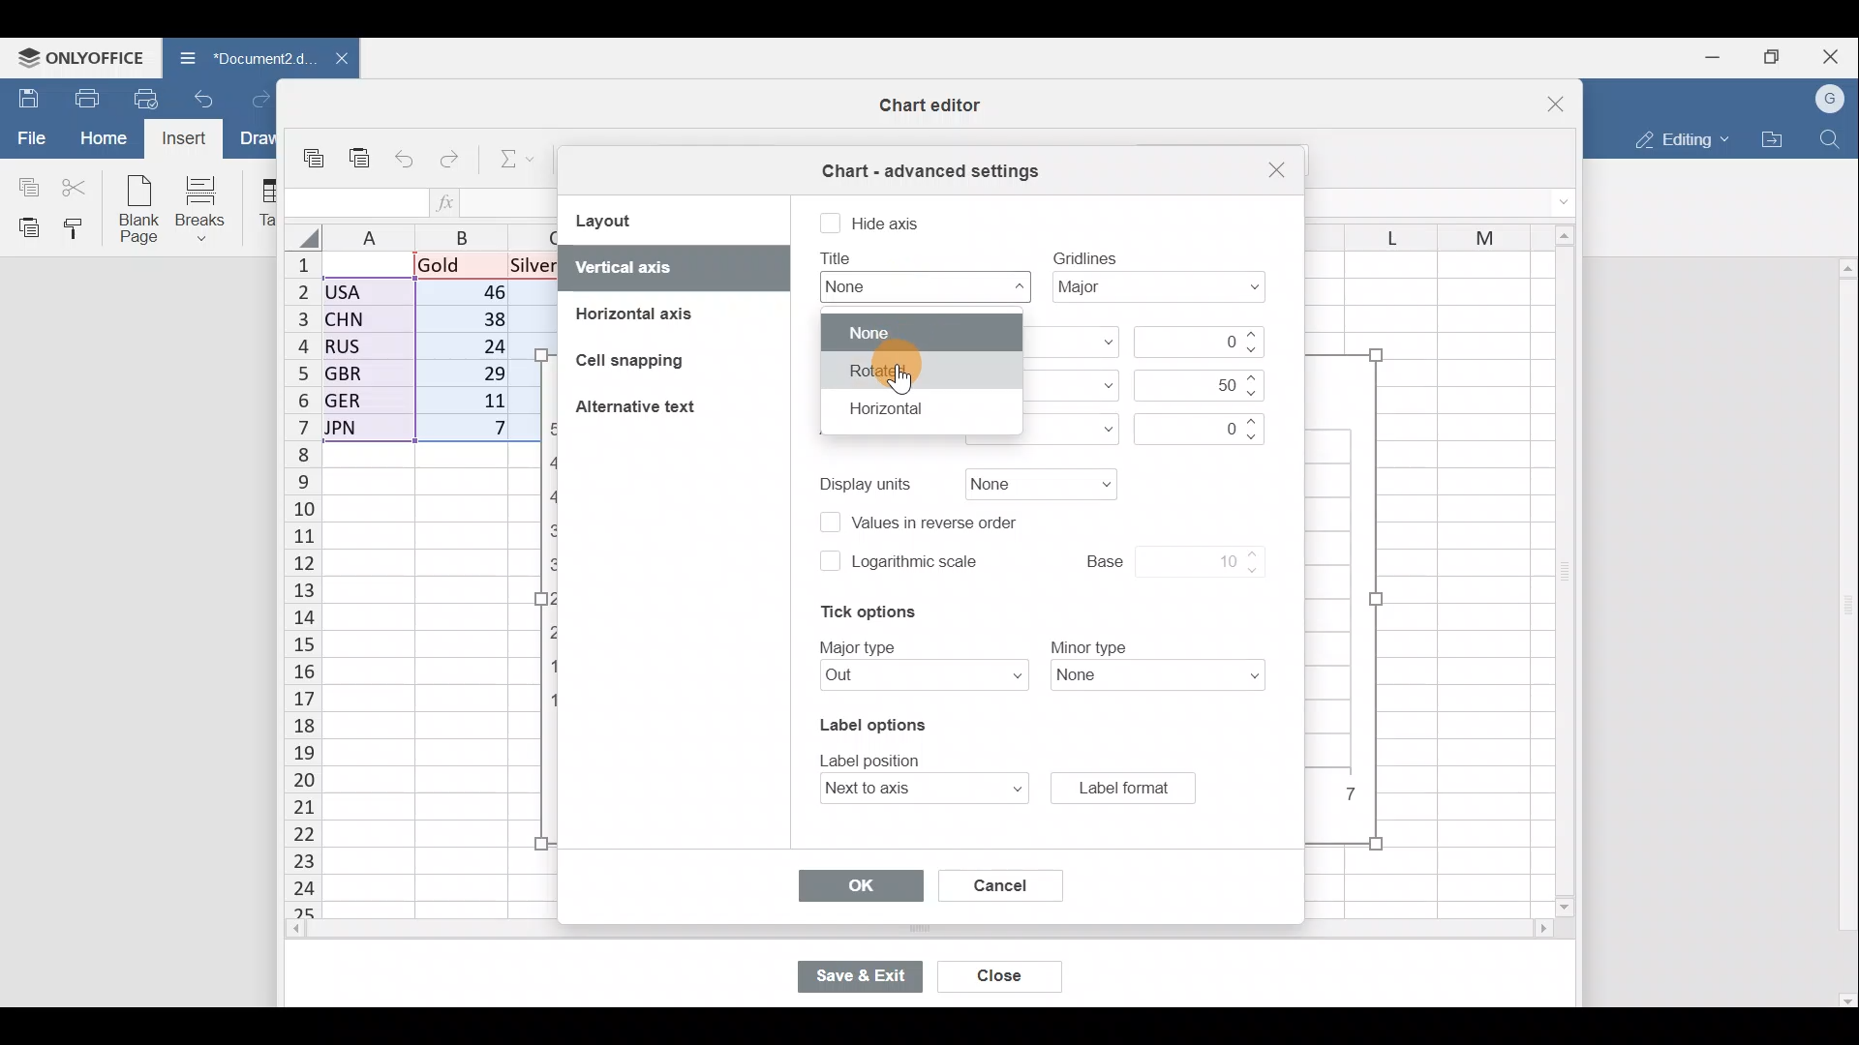  Describe the element at coordinates (1086, 644) in the screenshot. I see `text` at that location.